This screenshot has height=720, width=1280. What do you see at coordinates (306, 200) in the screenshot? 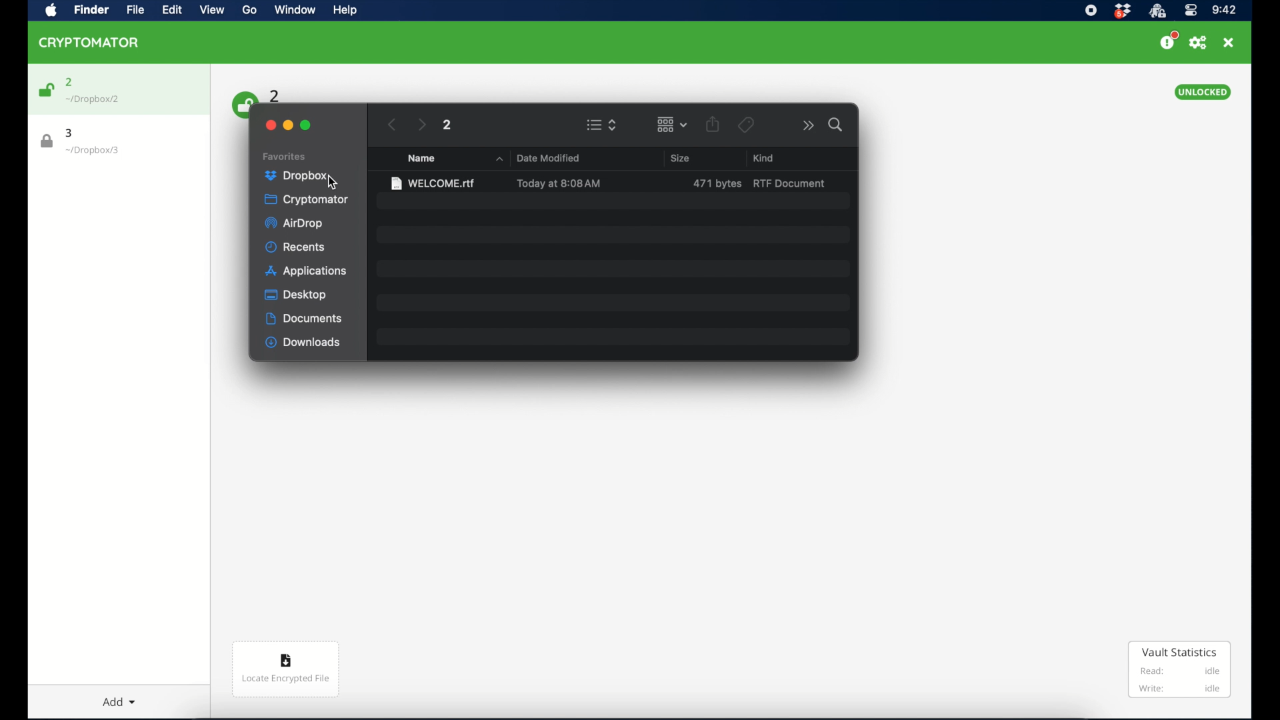
I see `cryptomator` at bounding box center [306, 200].